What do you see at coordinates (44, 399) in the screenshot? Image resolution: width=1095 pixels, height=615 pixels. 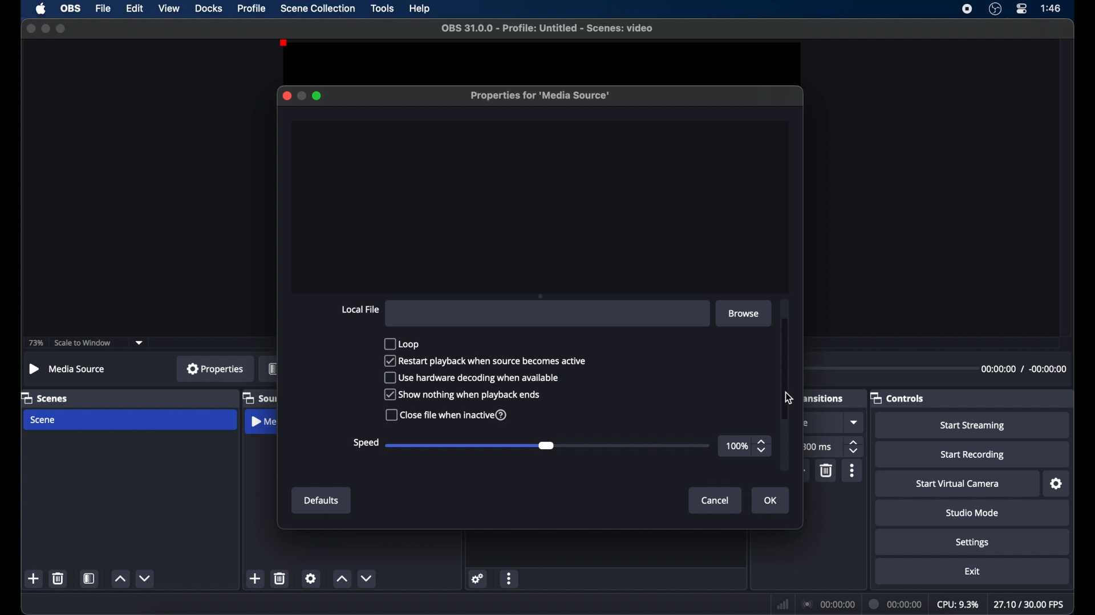 I see `scenes` at bounding box center [44, 399].